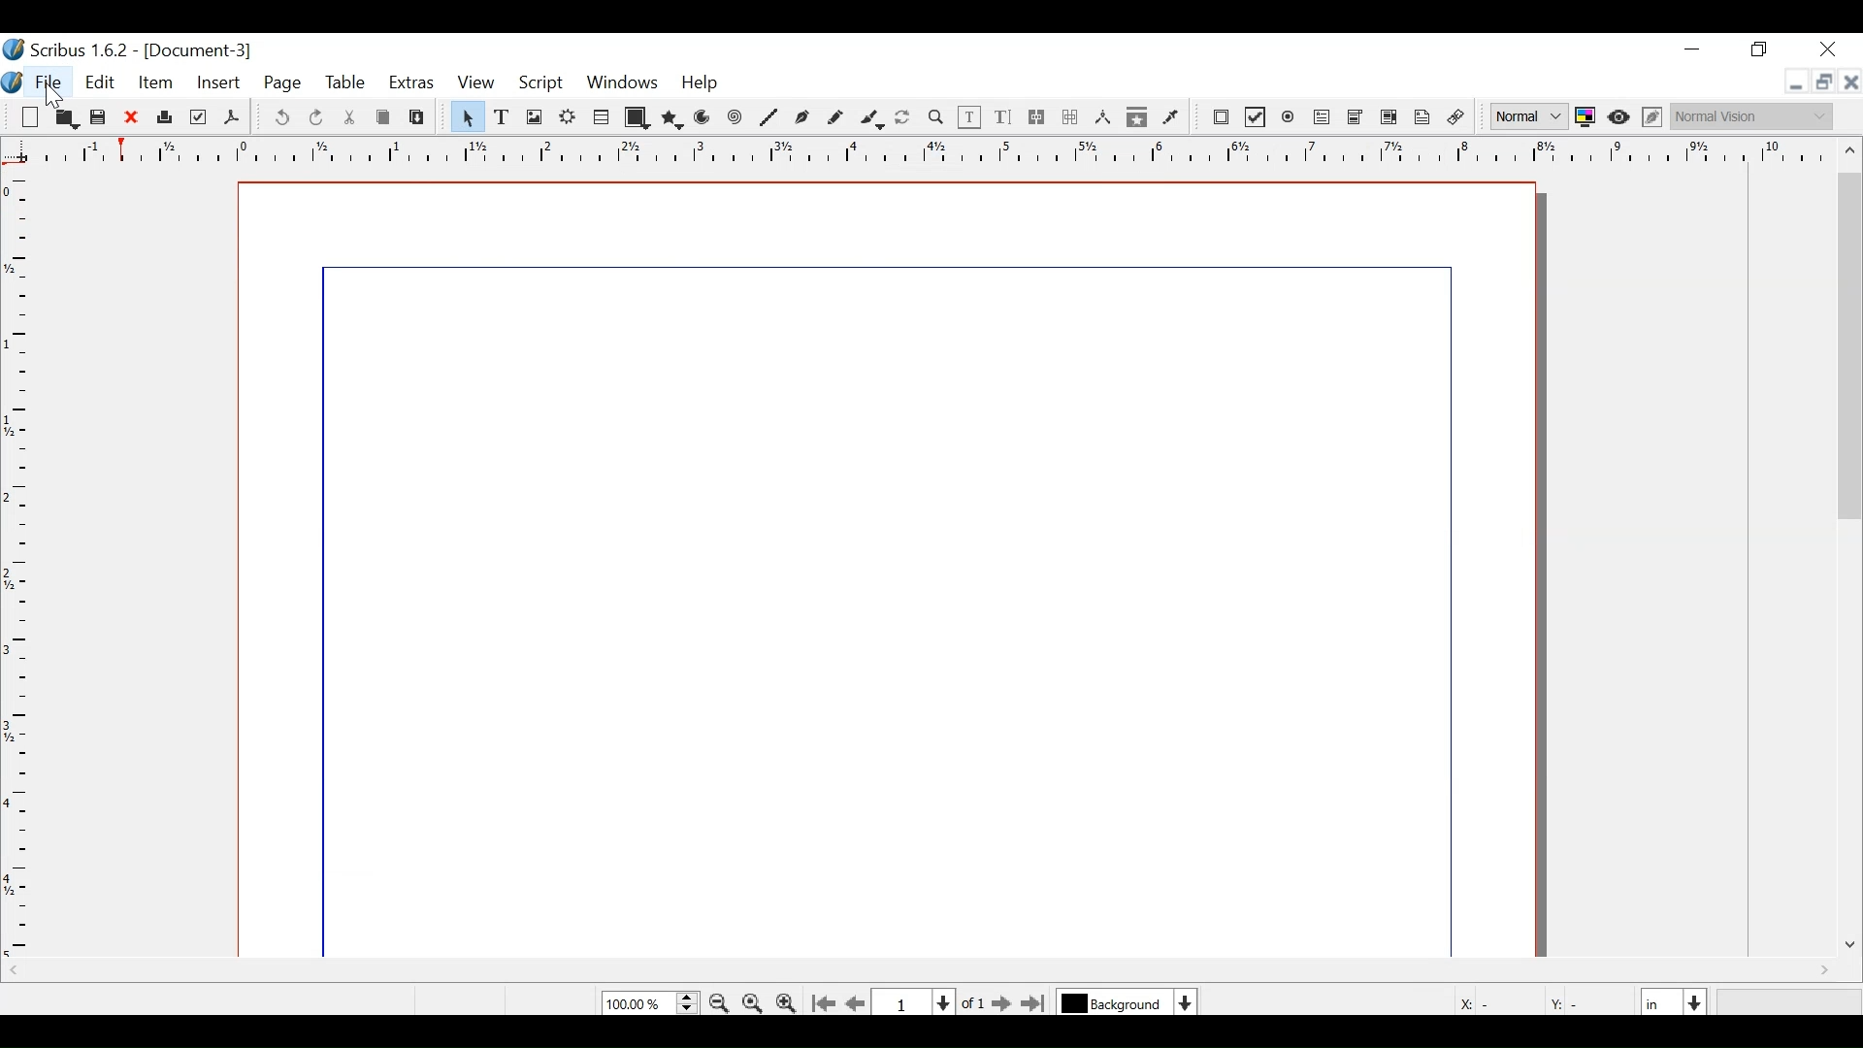 The width and height of the screenshot is (1863, 1048). Describe the element at coordinates (346, 84) in the screenshot. I see `Table` at that location.